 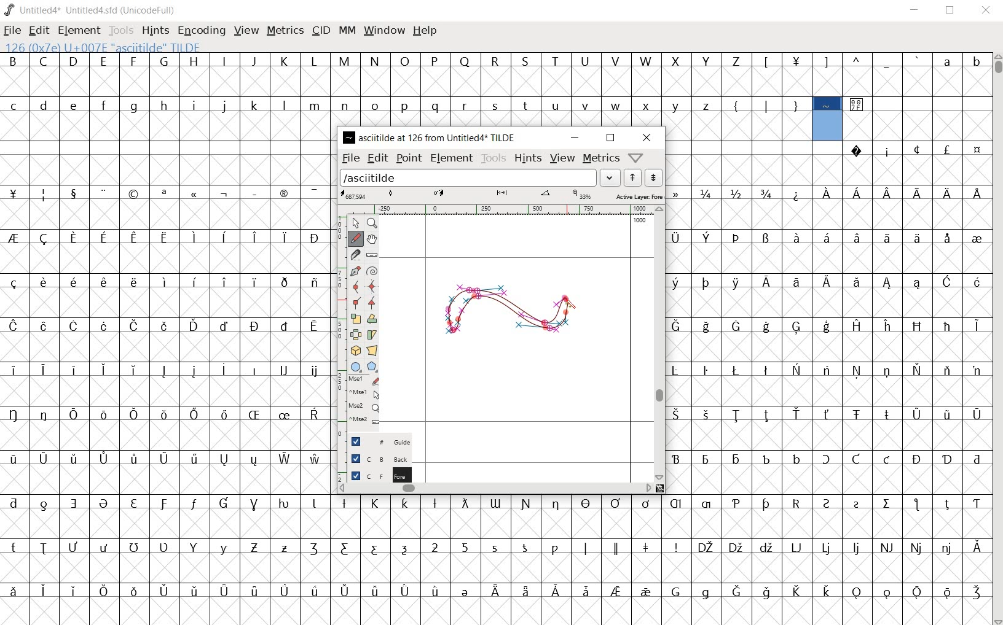 What do you see at coordinates (494, 159) in the screenshot?
I see `tools` at bounding box center [494, 159].